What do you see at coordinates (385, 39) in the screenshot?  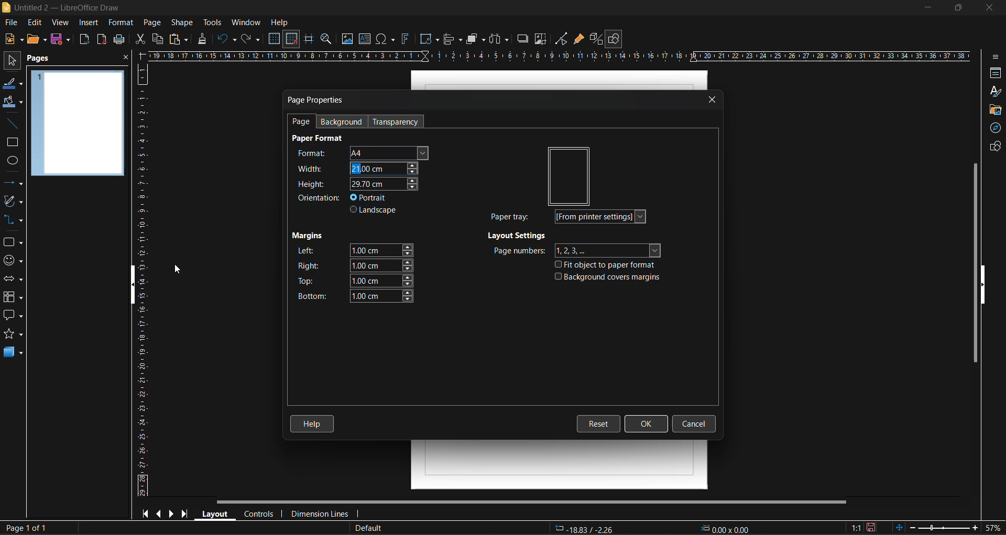 I see `special characters` at bounding box center [385, 39].